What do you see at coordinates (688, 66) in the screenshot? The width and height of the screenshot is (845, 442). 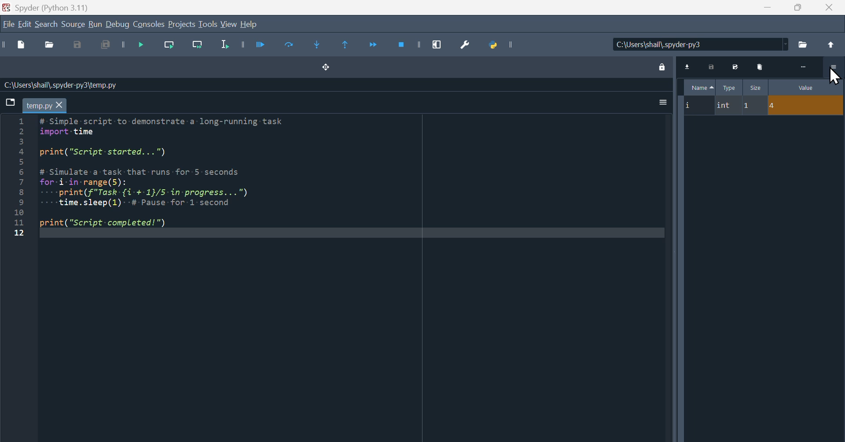 I see `Download` at bounding box center [688, 66].